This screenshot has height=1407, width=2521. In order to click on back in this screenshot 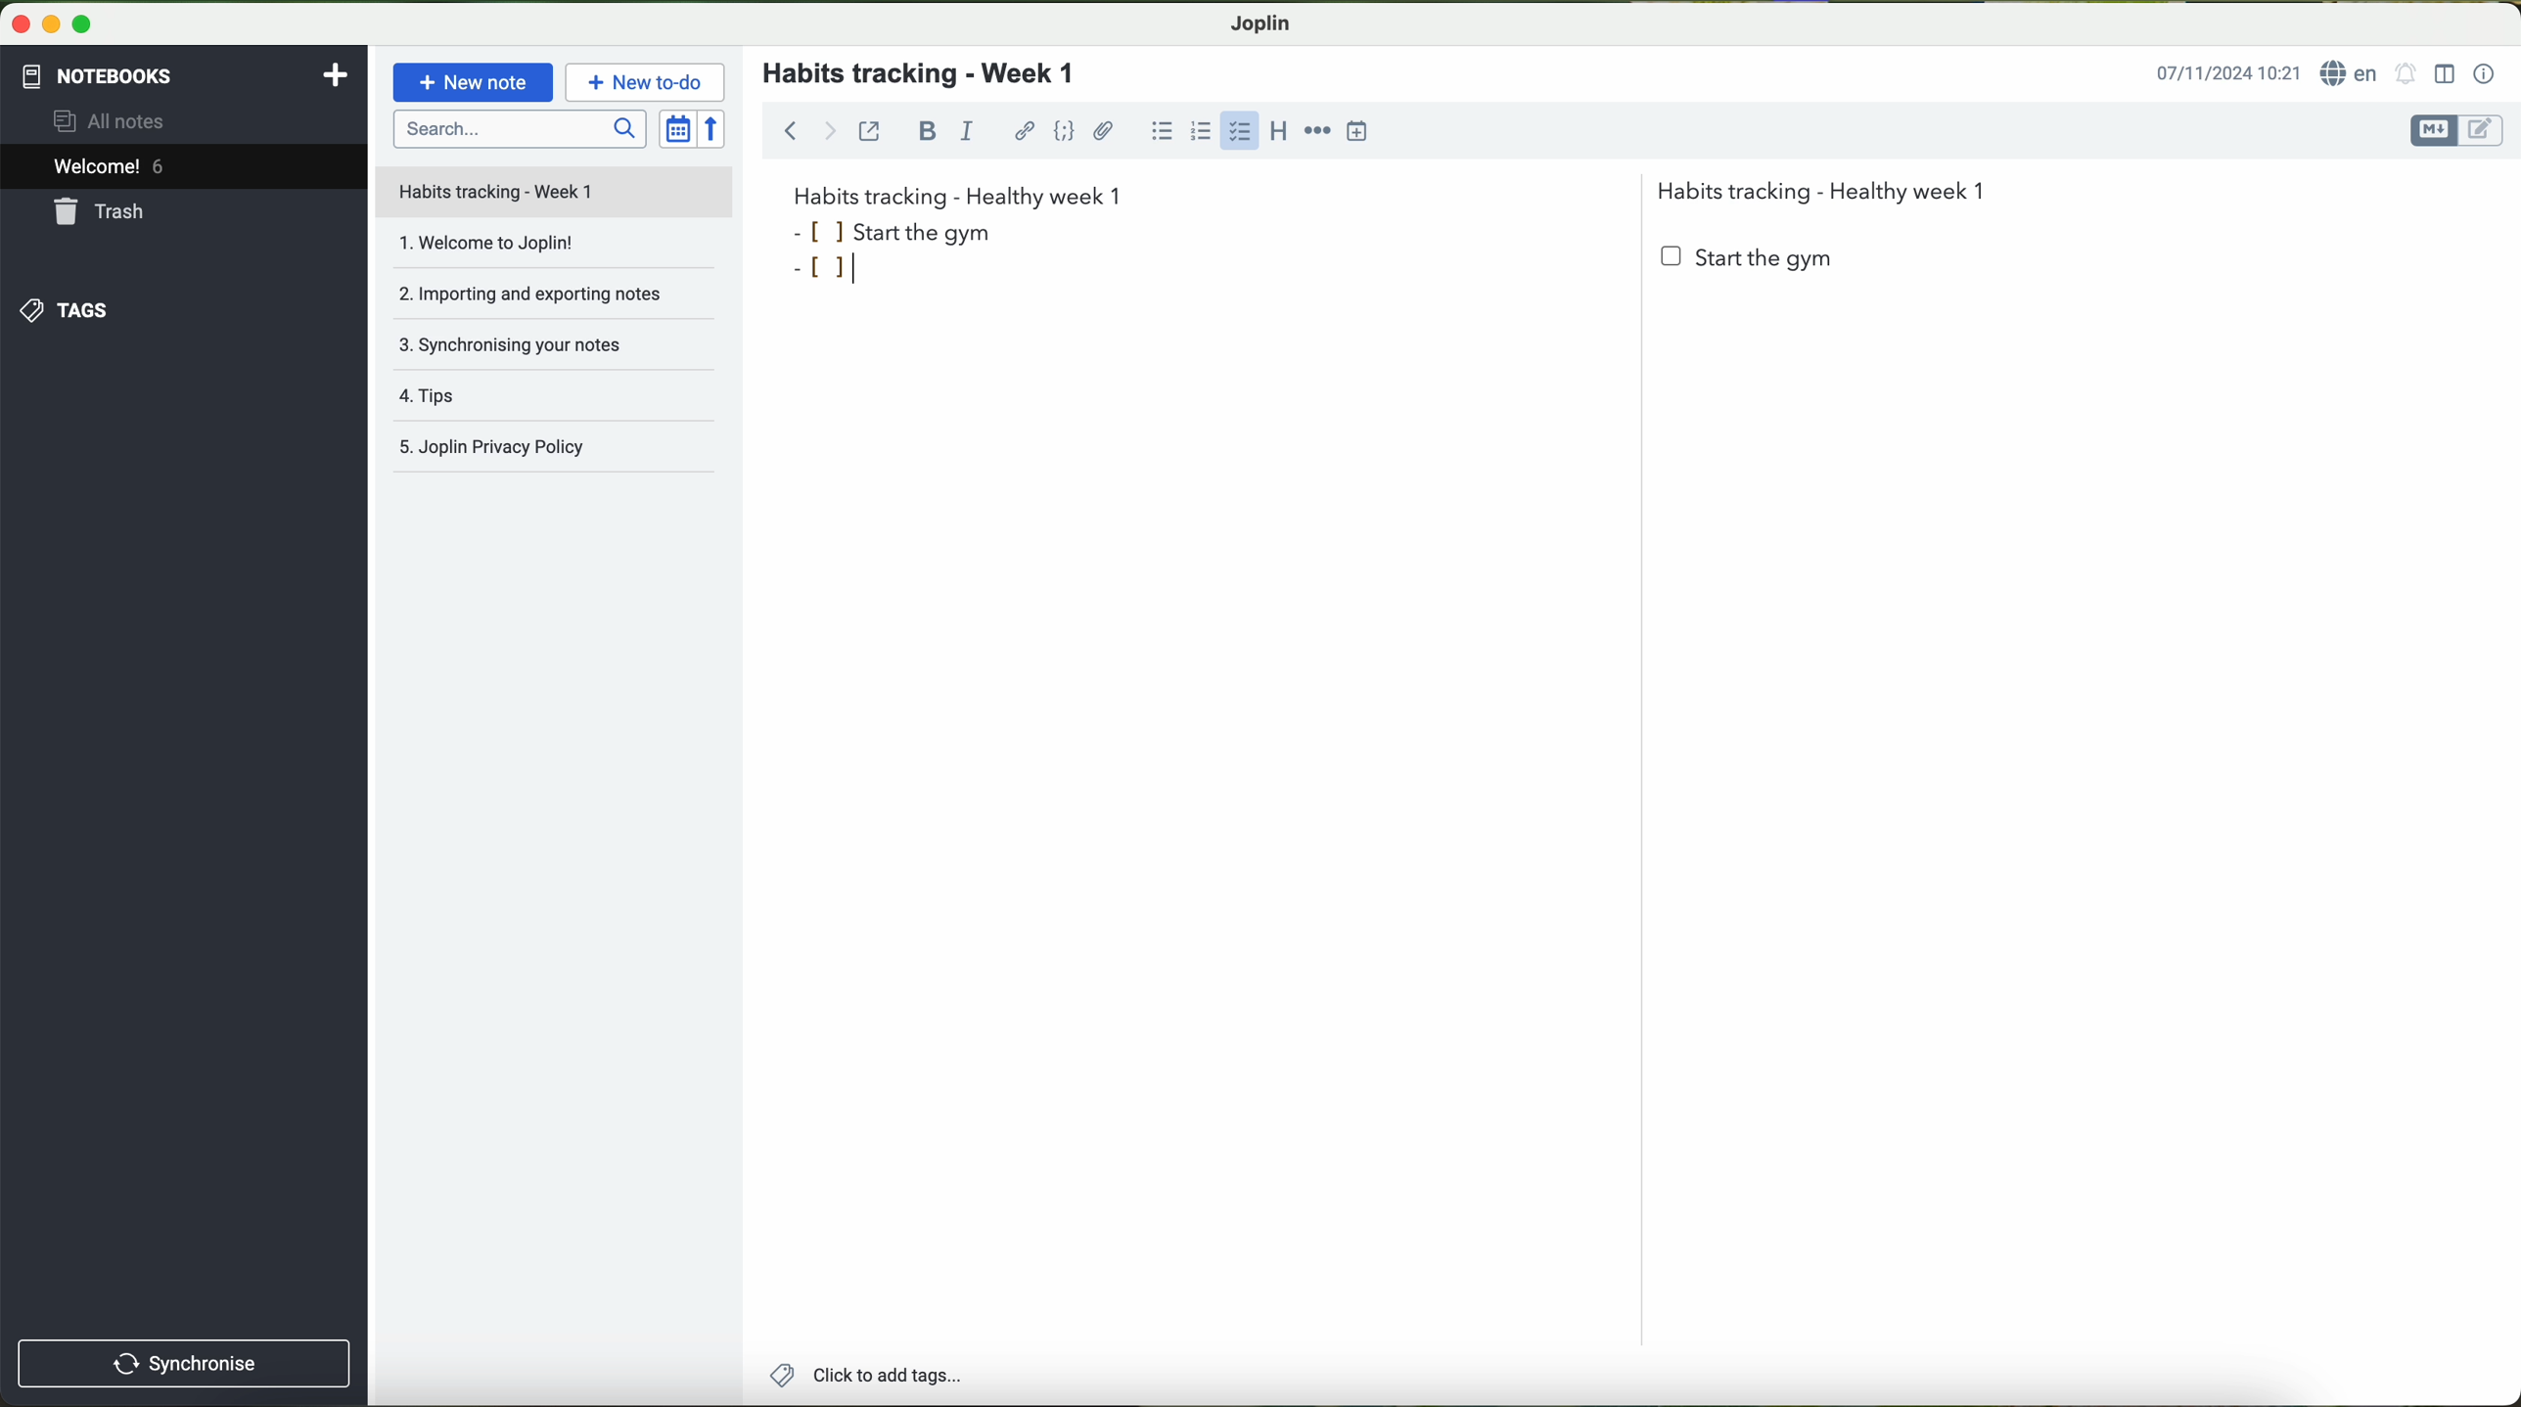, I will do `click(784, 128)`.